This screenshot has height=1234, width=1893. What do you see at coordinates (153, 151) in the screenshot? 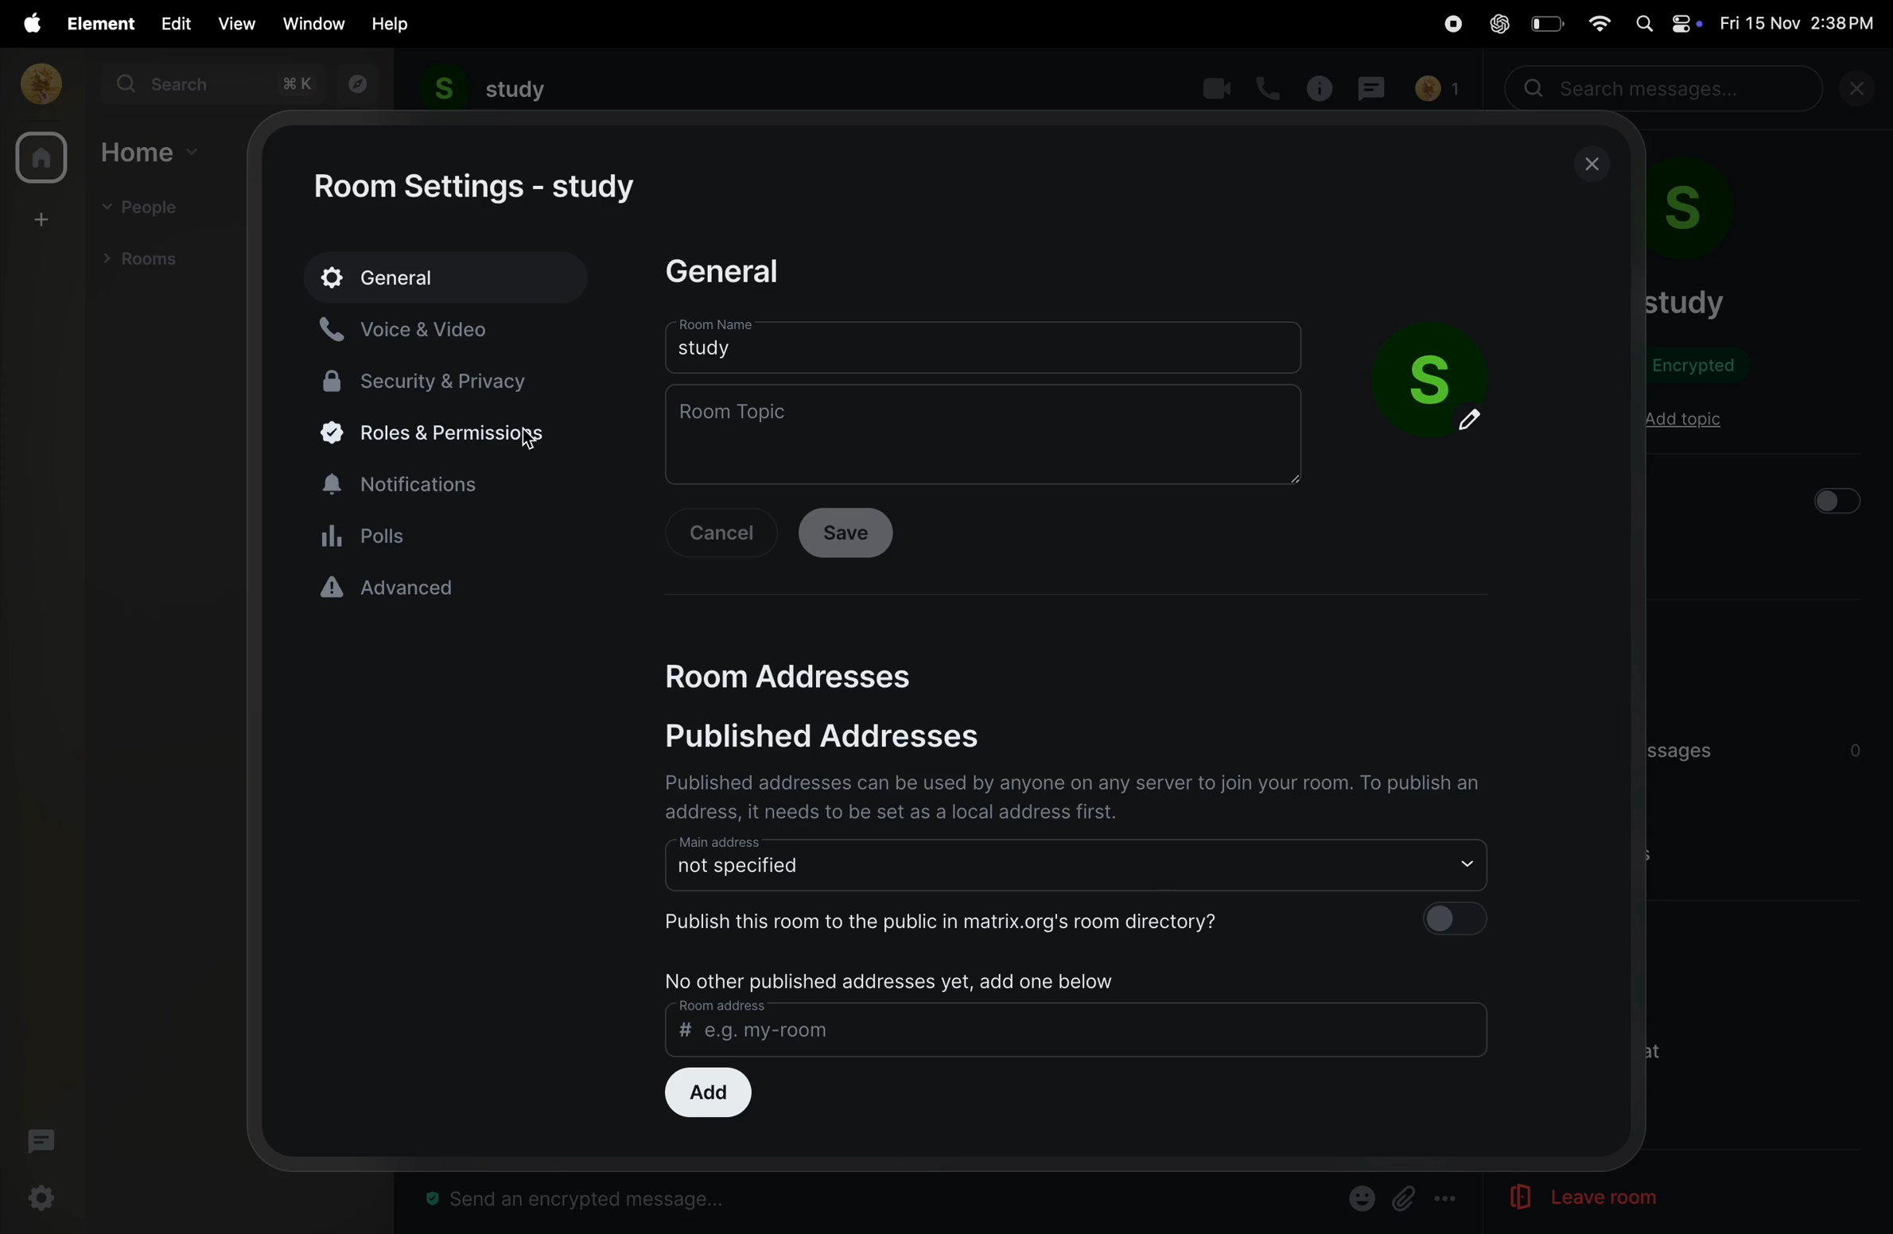
I see `home` at bounding box center [153, 151].